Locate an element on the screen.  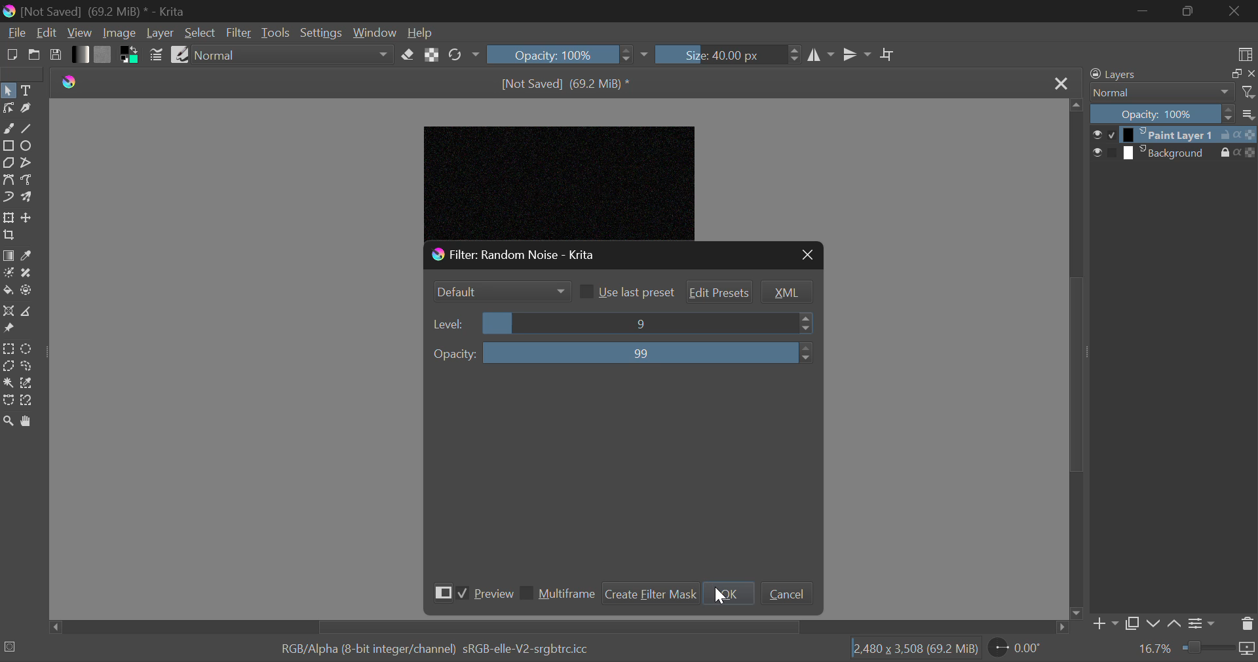
Zoom is located at coordinates (9, 421).